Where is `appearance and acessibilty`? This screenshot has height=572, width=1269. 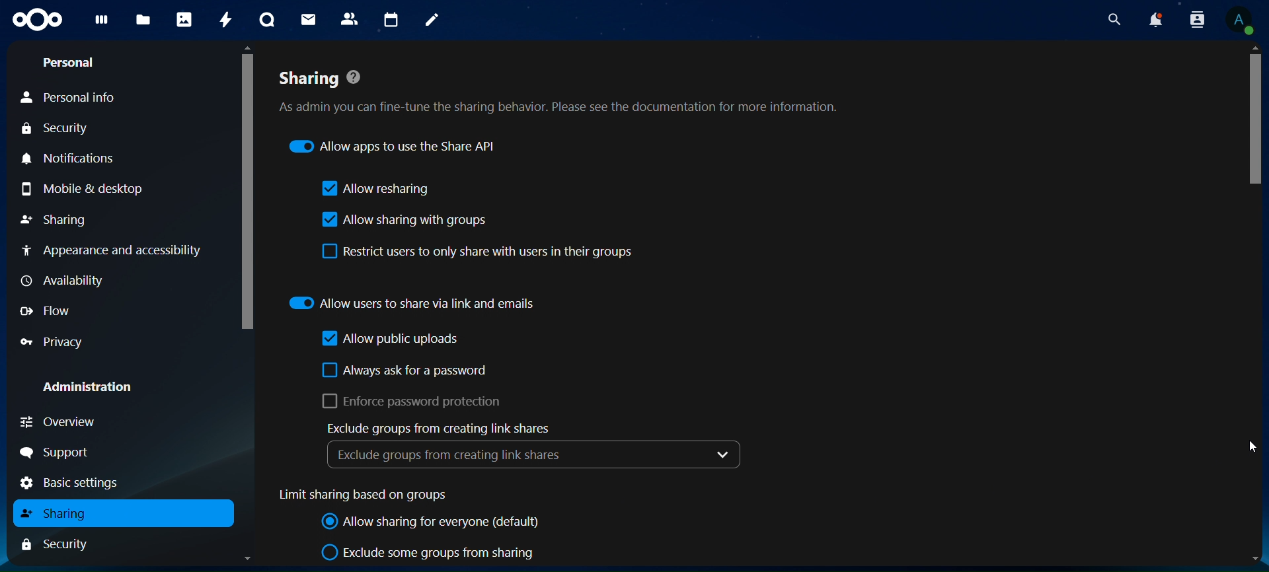
appearance and acessibilty is located at coordinates (114, 248).